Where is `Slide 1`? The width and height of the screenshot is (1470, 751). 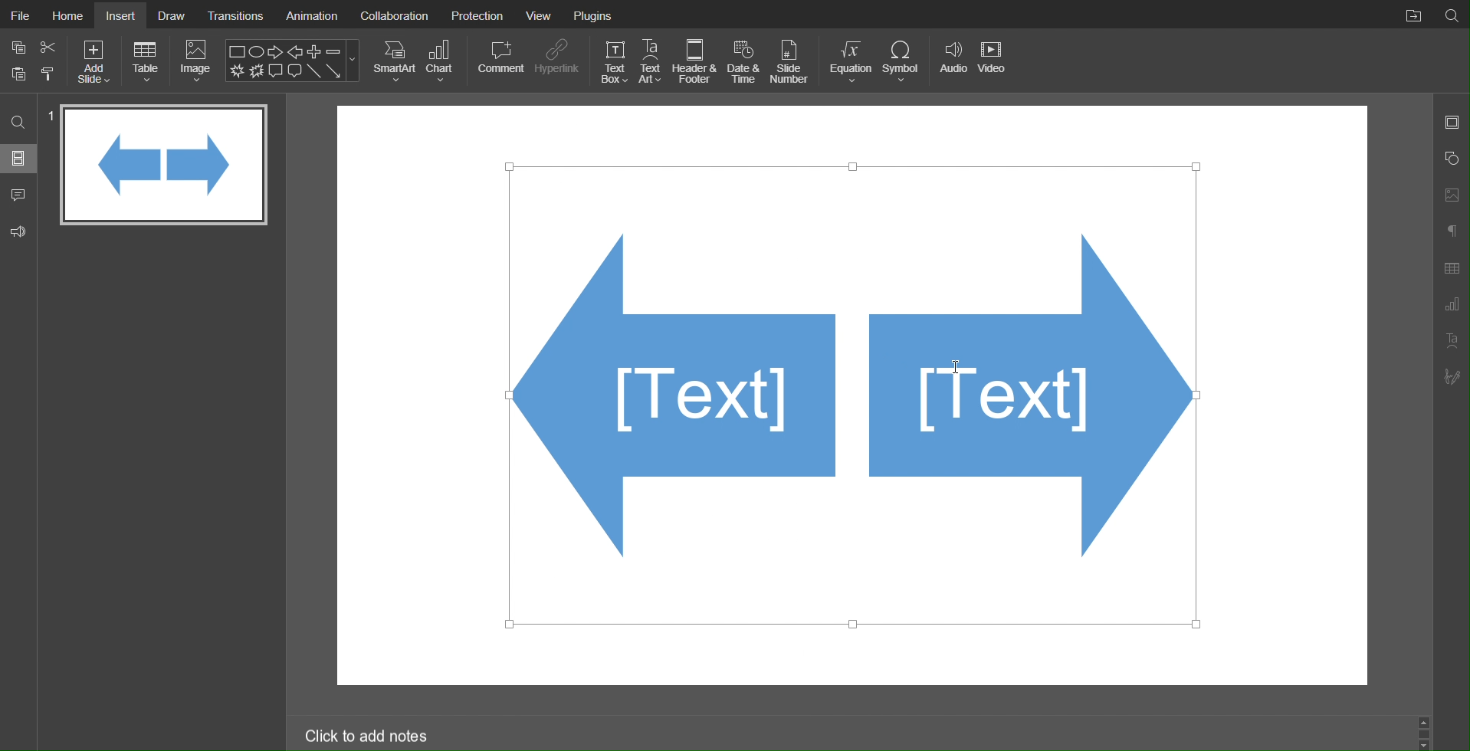 Slide 1 is located at coordinates (165, 166).